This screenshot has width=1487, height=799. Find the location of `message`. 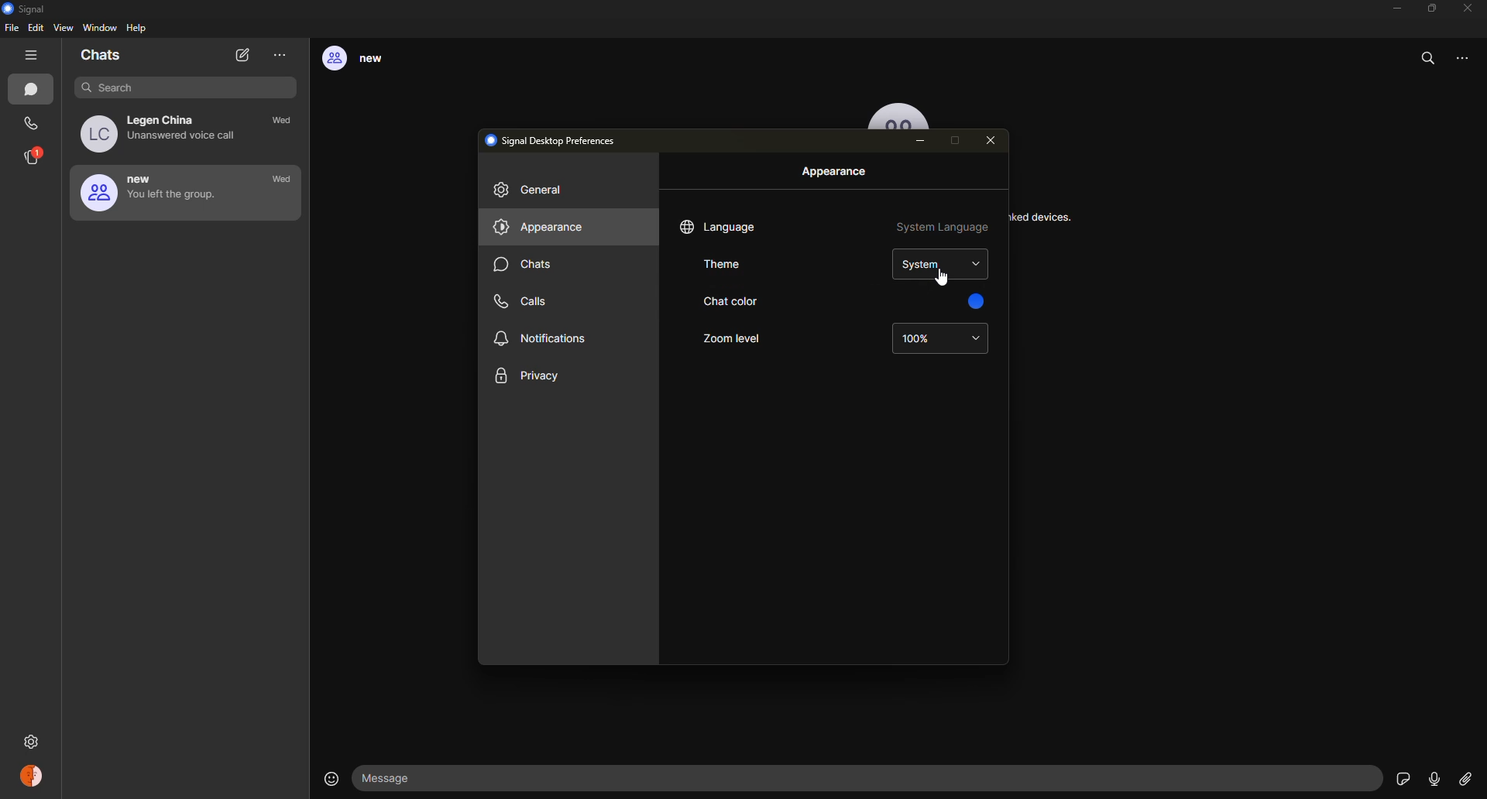

message is located at coordinates (396, 778).